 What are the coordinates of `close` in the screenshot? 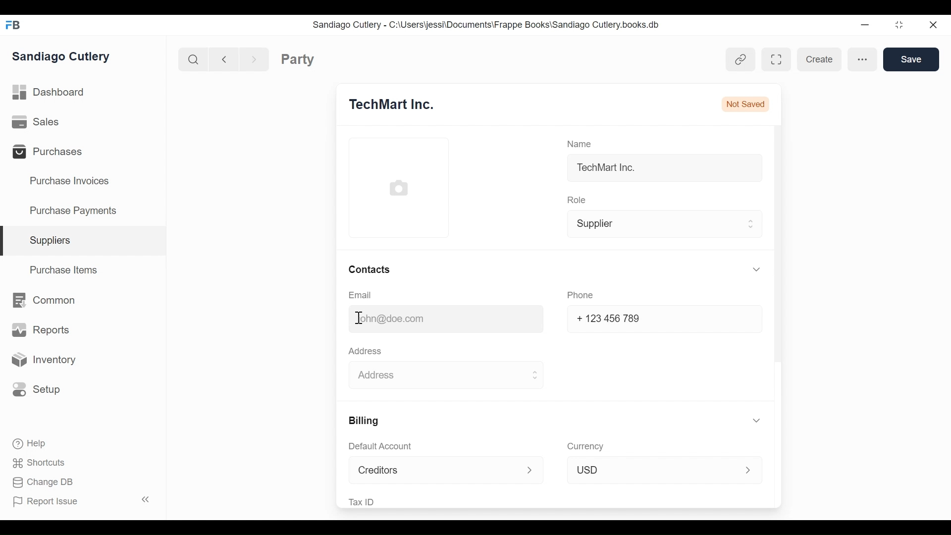 It's located at (934, 27).